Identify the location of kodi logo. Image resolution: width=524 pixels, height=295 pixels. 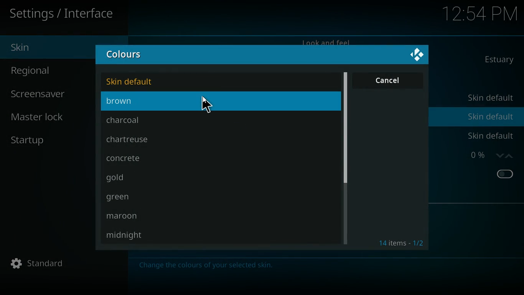
(416, 55).